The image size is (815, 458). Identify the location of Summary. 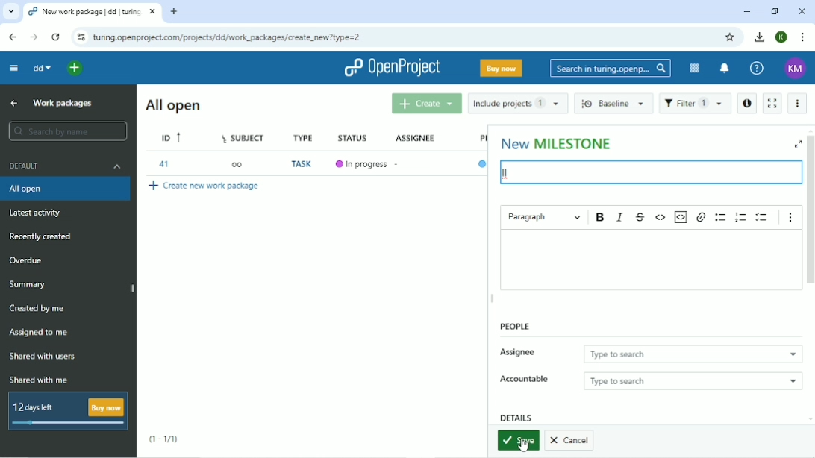
(28, 285).